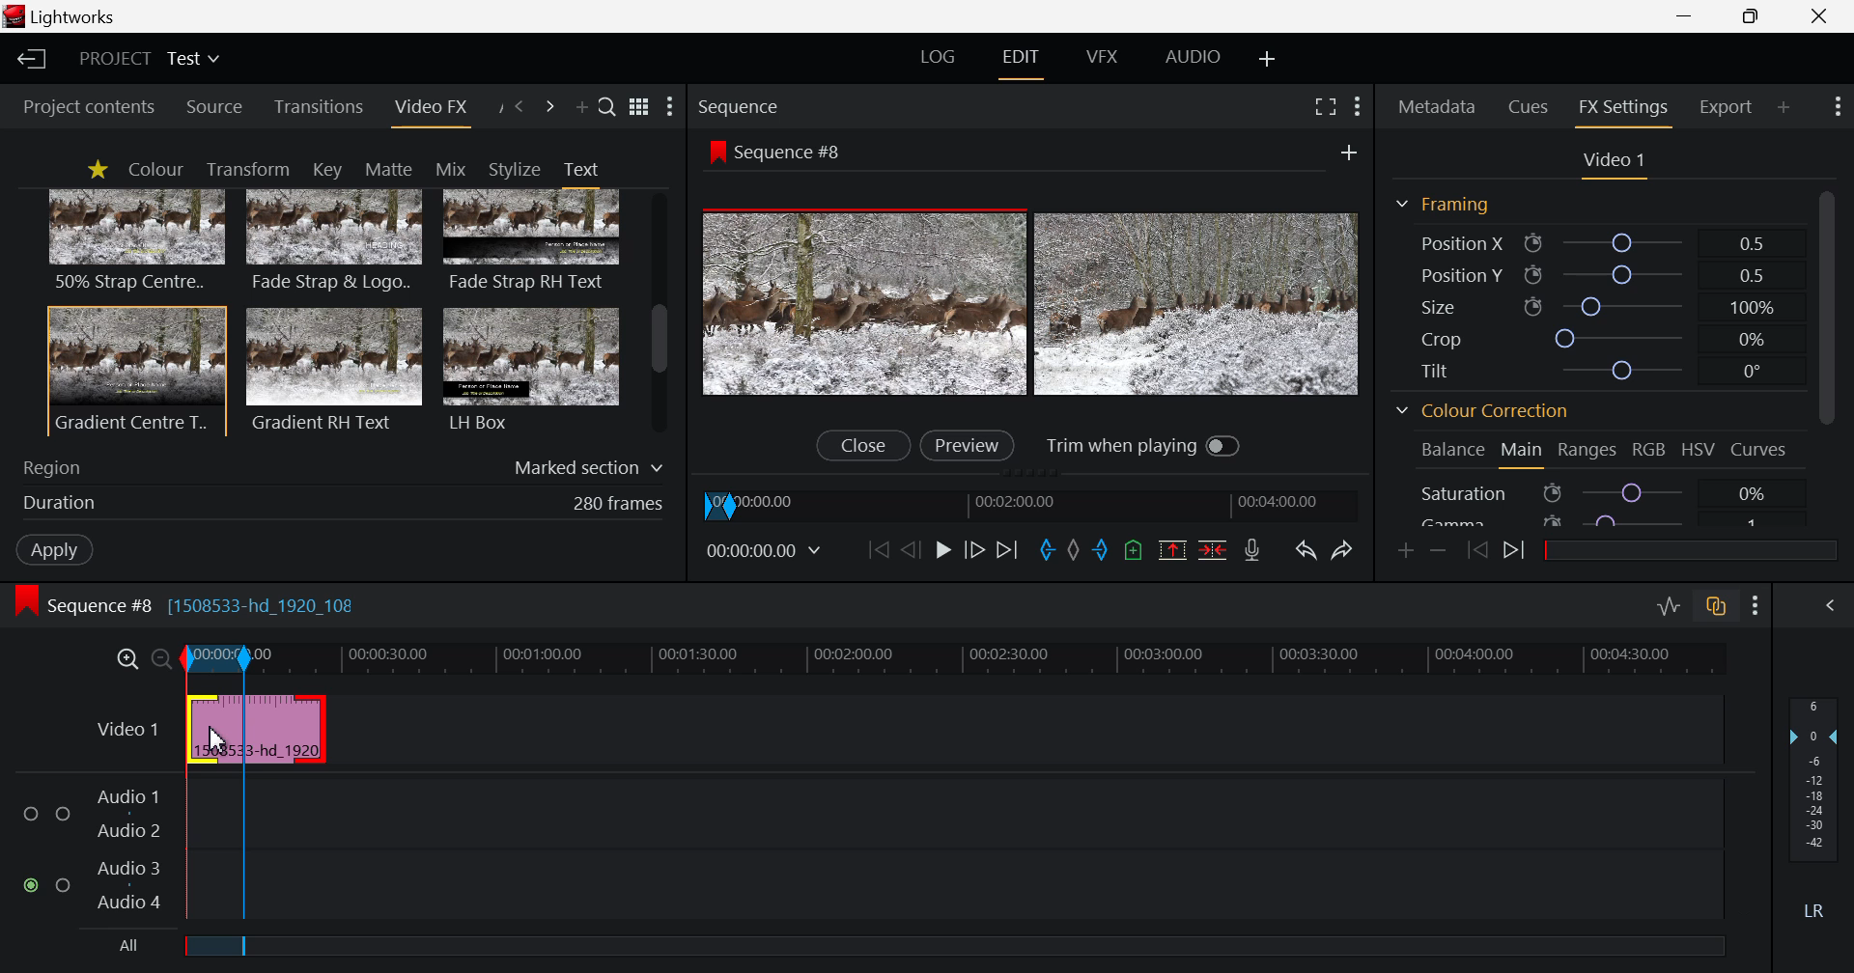 The width and height of the screenshot is (1854, 973). Describe the element at coordinates (1615, 161) in the screenshot. I see `Video Settings` at that location.